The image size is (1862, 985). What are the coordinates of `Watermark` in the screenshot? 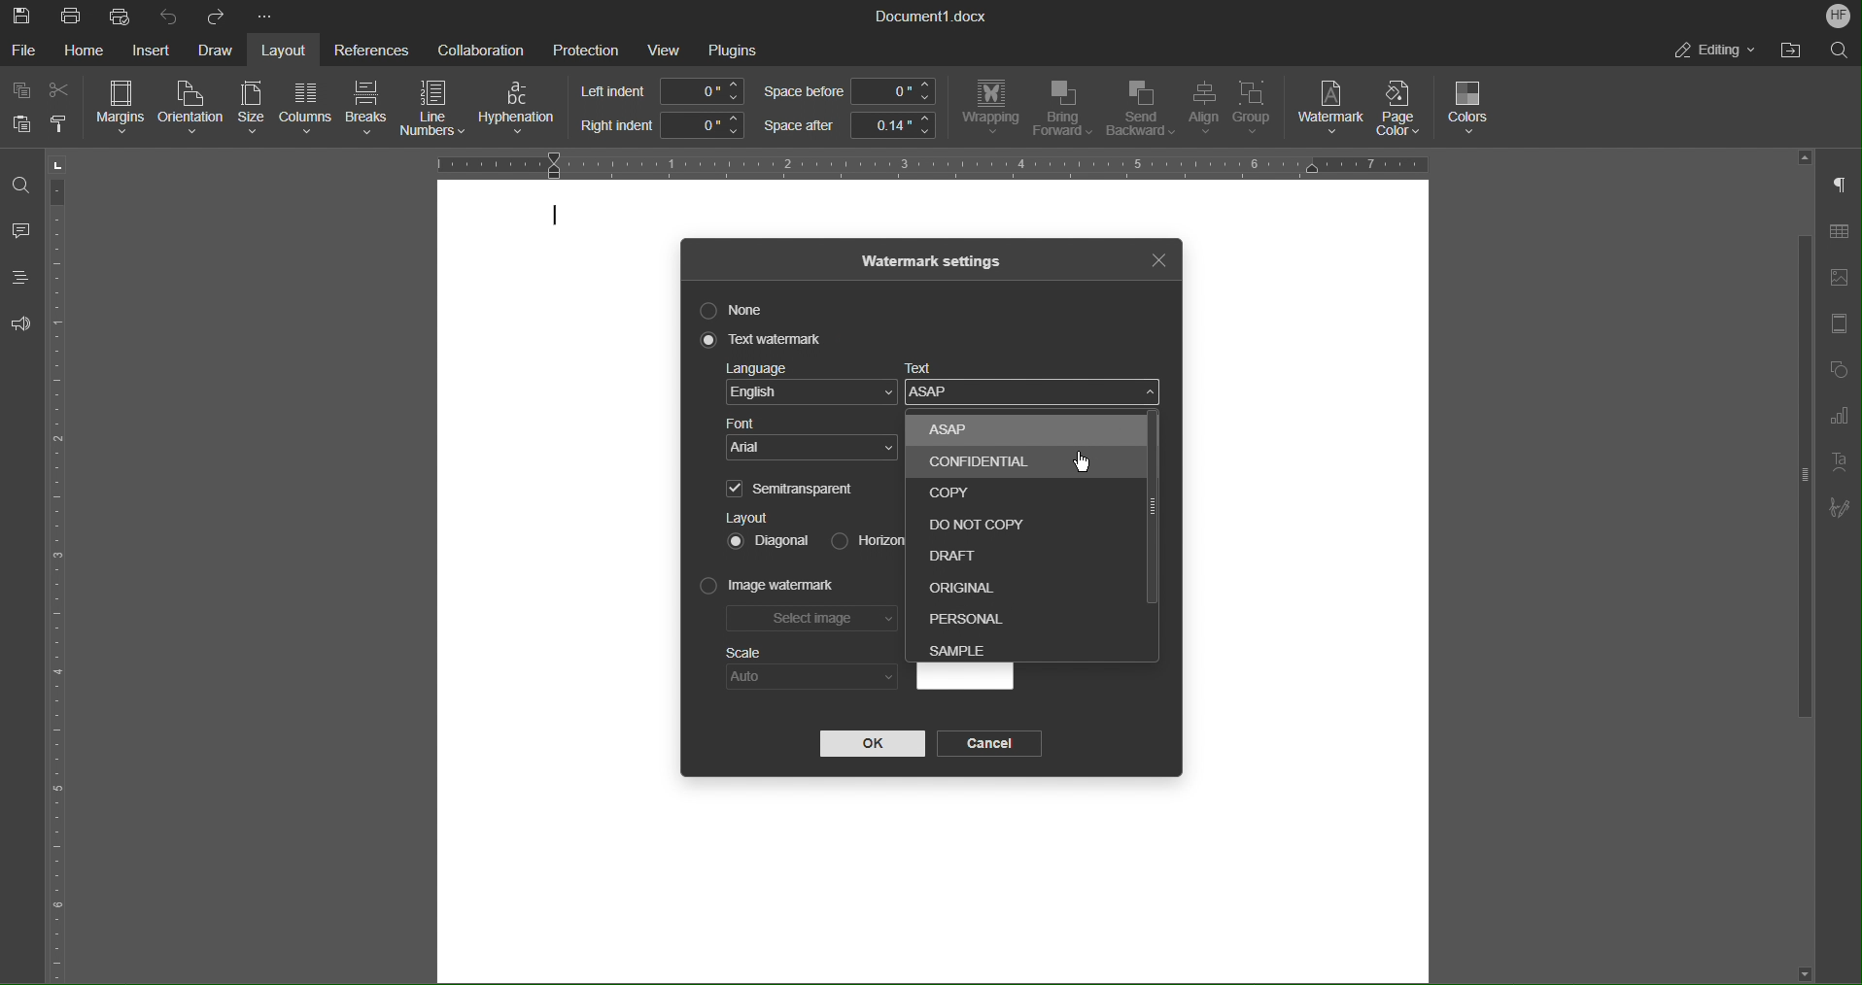 It's located at (1331, 108).